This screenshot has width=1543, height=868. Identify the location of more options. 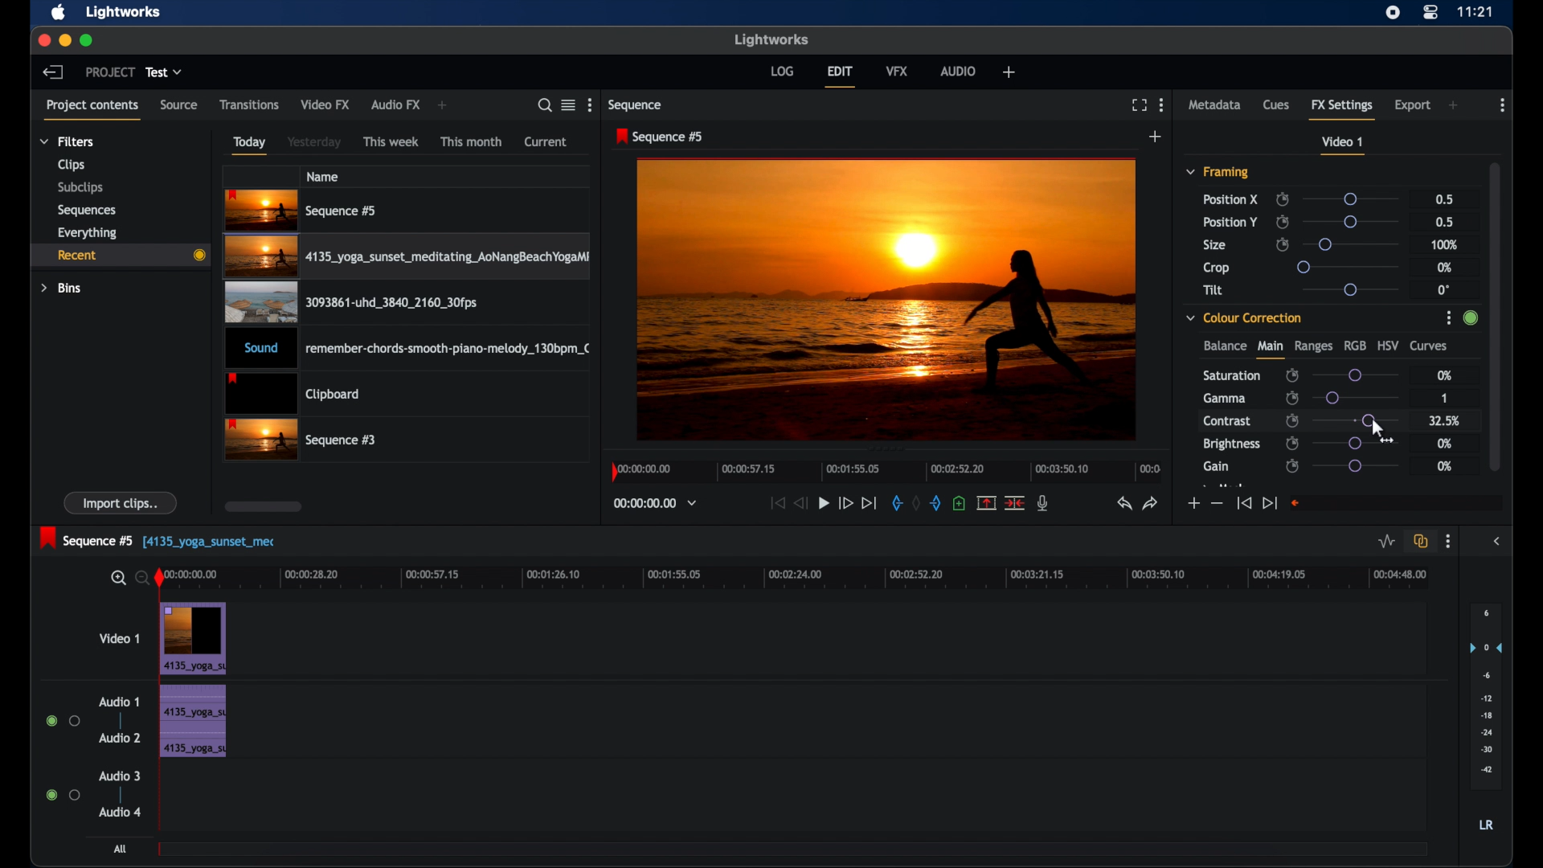
(1503, 105).